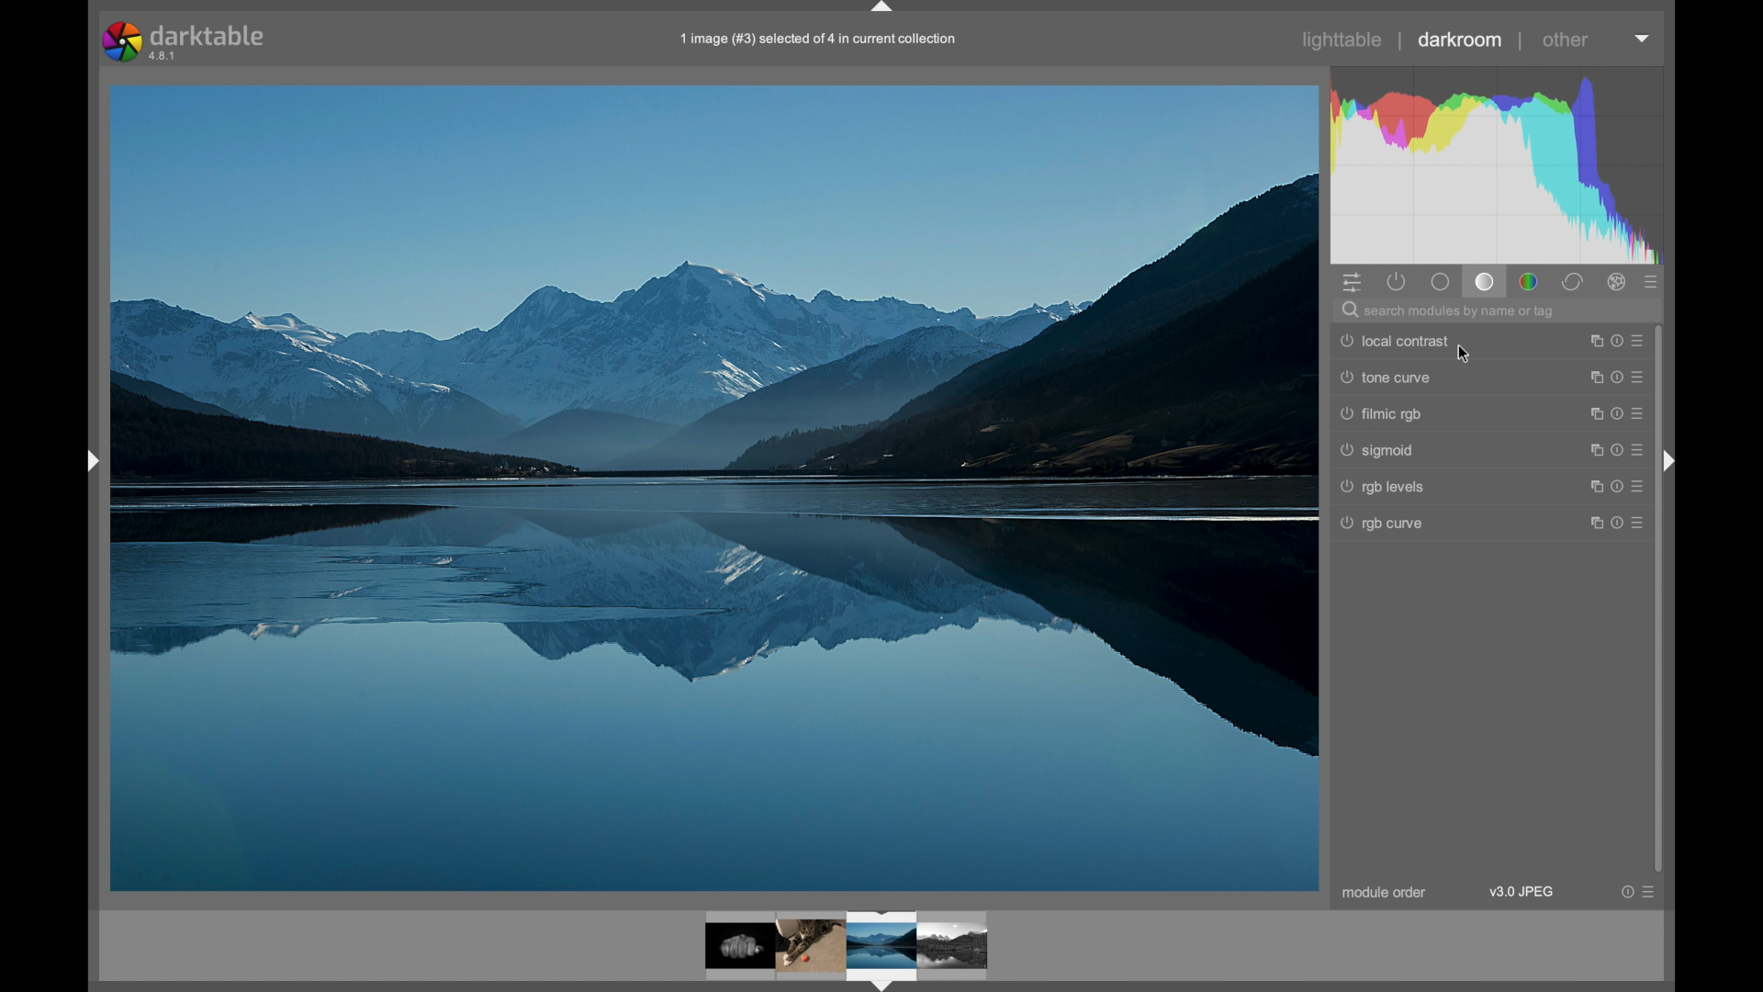 The width and height of the screenshot is (1763, 992). What do you see at coordinates (1440, 282) in the screenshot?
I see `base` at bounding box center [1440, 282].